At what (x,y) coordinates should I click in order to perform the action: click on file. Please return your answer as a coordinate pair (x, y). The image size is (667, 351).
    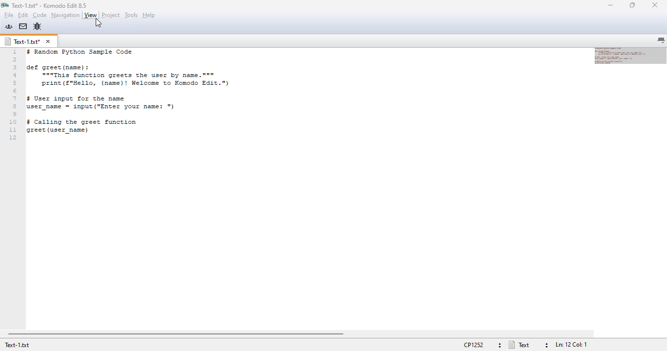
    Looking at the image, I should click on (9, 15).